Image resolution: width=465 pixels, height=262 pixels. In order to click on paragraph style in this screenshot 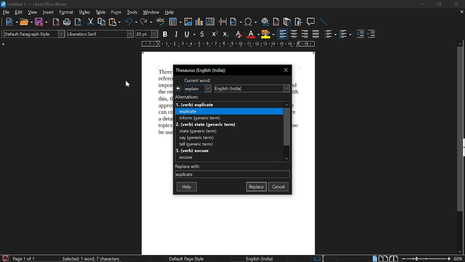, I will do `click(35, 35)`.